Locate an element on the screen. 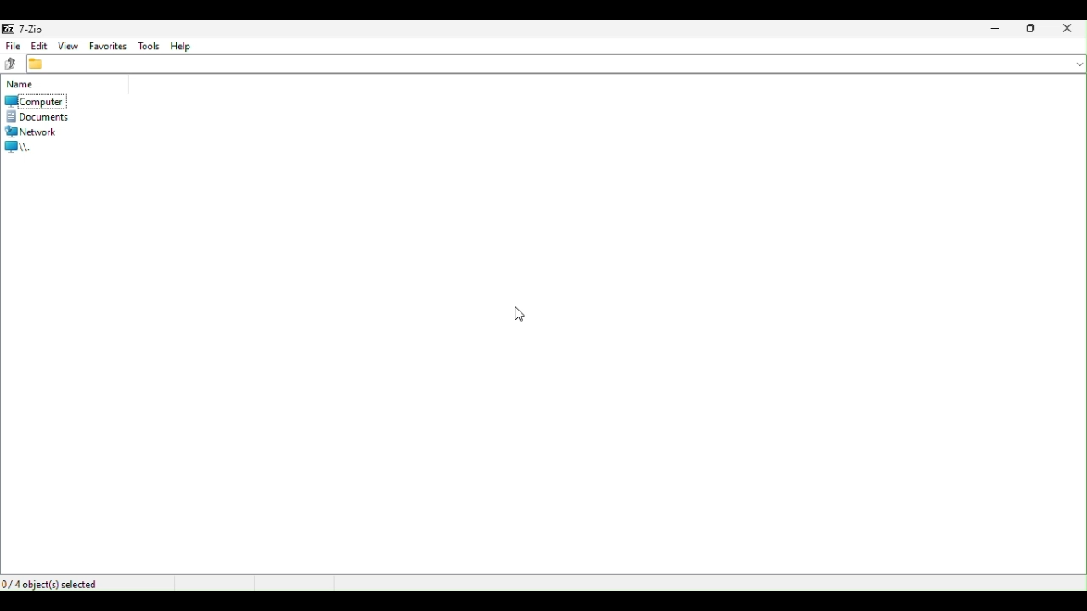 This screenshot has height=611, width=1087. help is located at coordinates (184, 48).